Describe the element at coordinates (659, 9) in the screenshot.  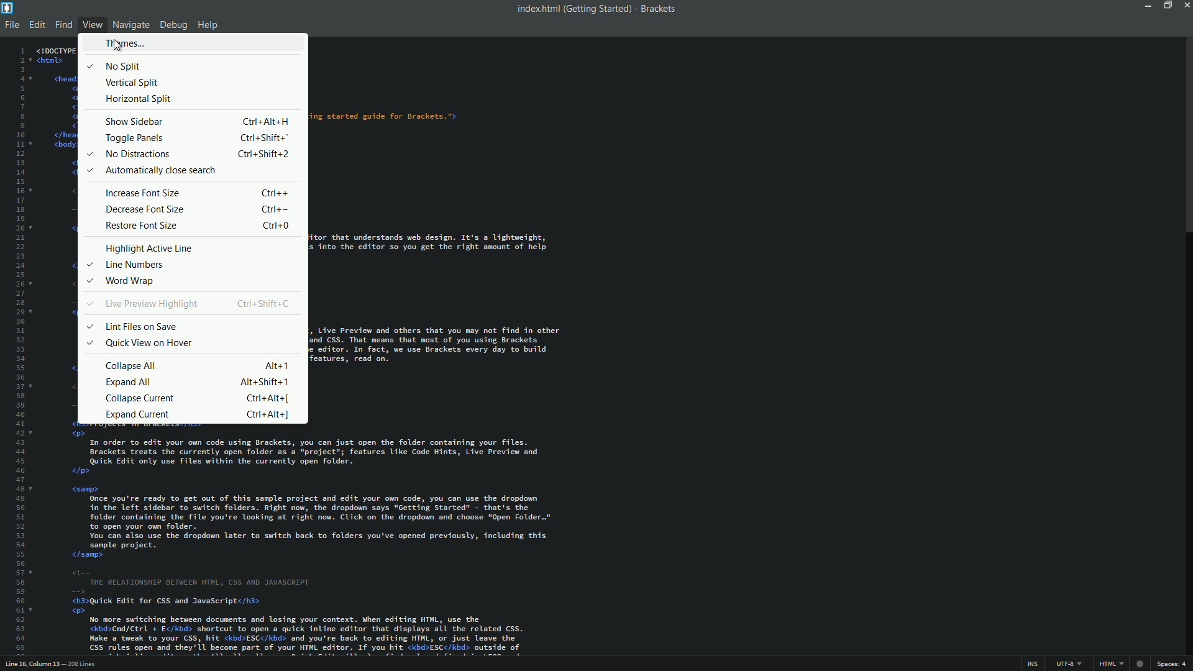
I see `app name` at that location.